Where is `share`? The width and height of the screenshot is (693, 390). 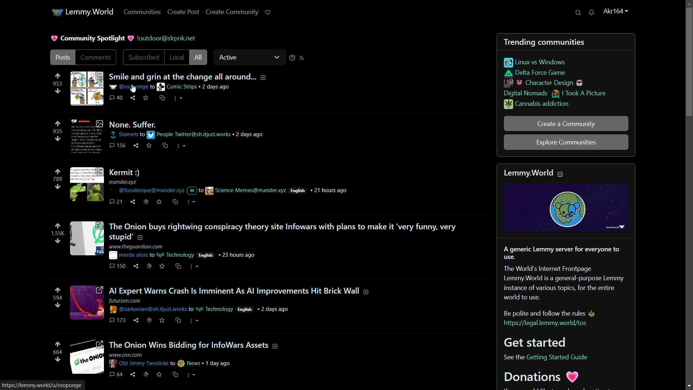
share is located at coordinates (136, 321).